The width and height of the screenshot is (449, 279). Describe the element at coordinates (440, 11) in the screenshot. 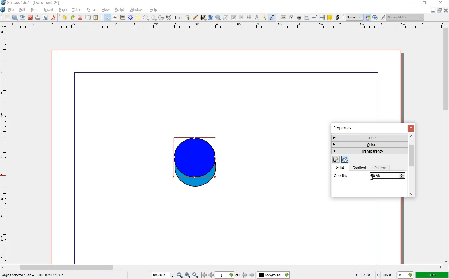

I see `restore` at that location.